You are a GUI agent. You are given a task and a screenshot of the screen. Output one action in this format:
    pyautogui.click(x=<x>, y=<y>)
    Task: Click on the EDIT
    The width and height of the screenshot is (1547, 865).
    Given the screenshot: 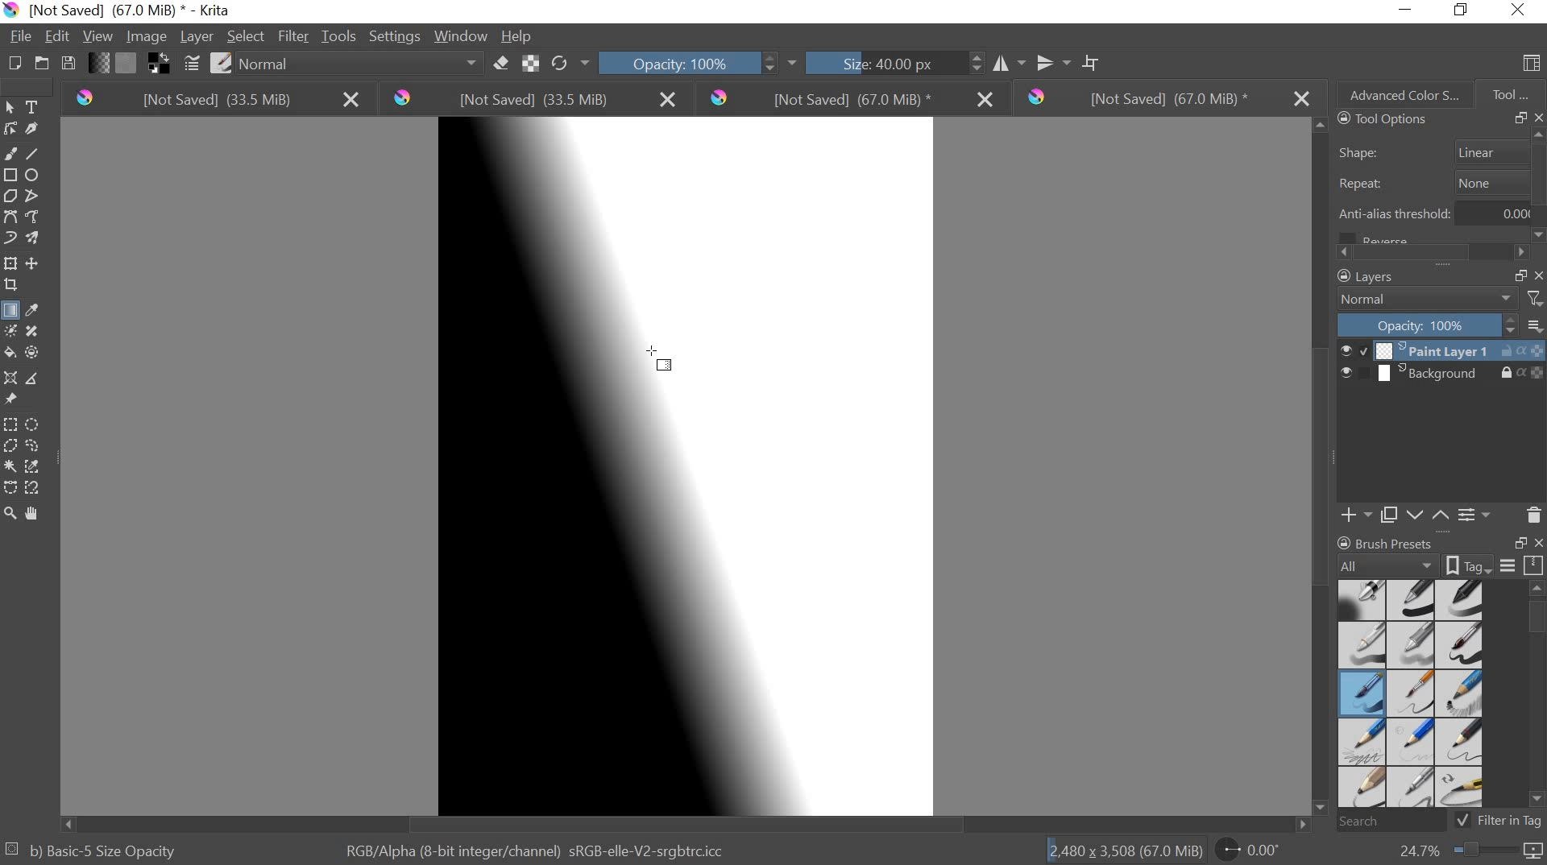 What is the action you would take?
    pyautogui.click(x=60, y=35)
    